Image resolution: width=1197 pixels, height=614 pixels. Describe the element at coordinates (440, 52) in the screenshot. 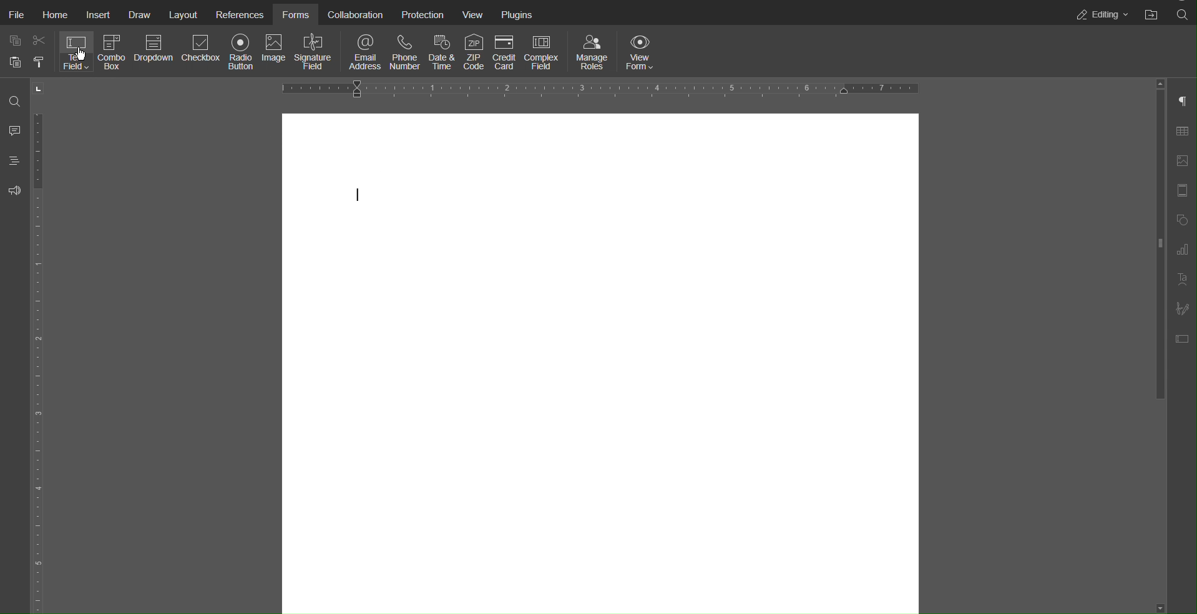

I see `Date & Time` at that location.